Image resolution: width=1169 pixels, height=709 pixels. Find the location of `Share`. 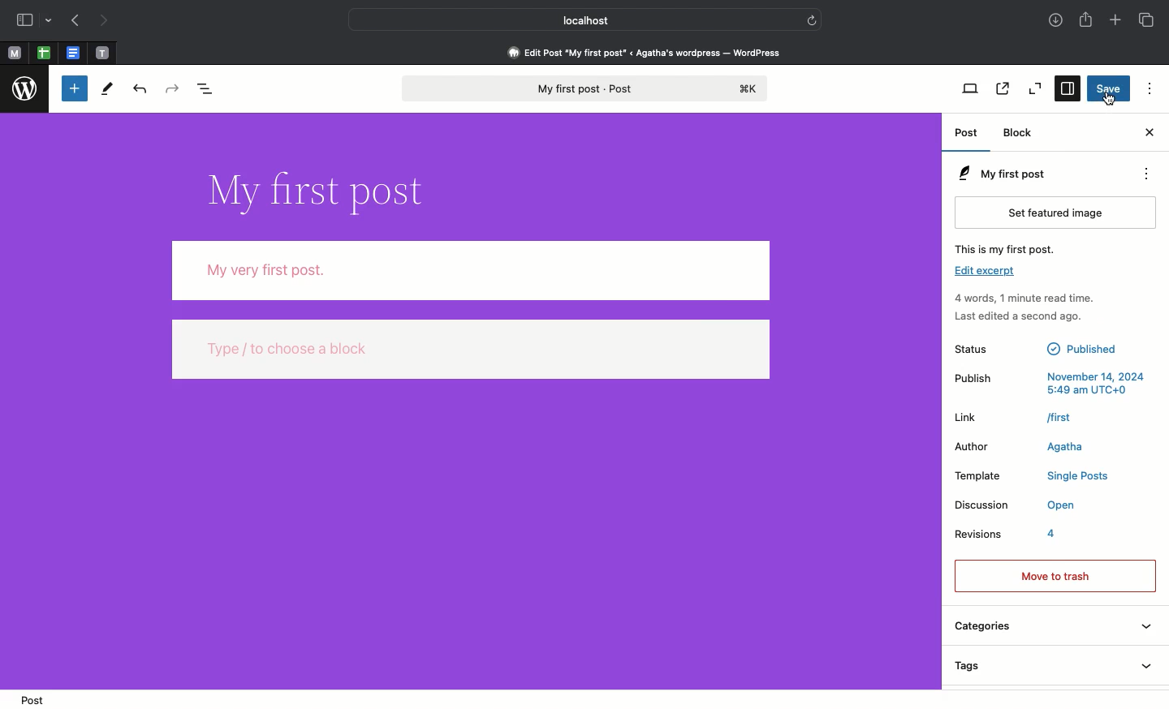

Share is located at coordinates (1088, 21).